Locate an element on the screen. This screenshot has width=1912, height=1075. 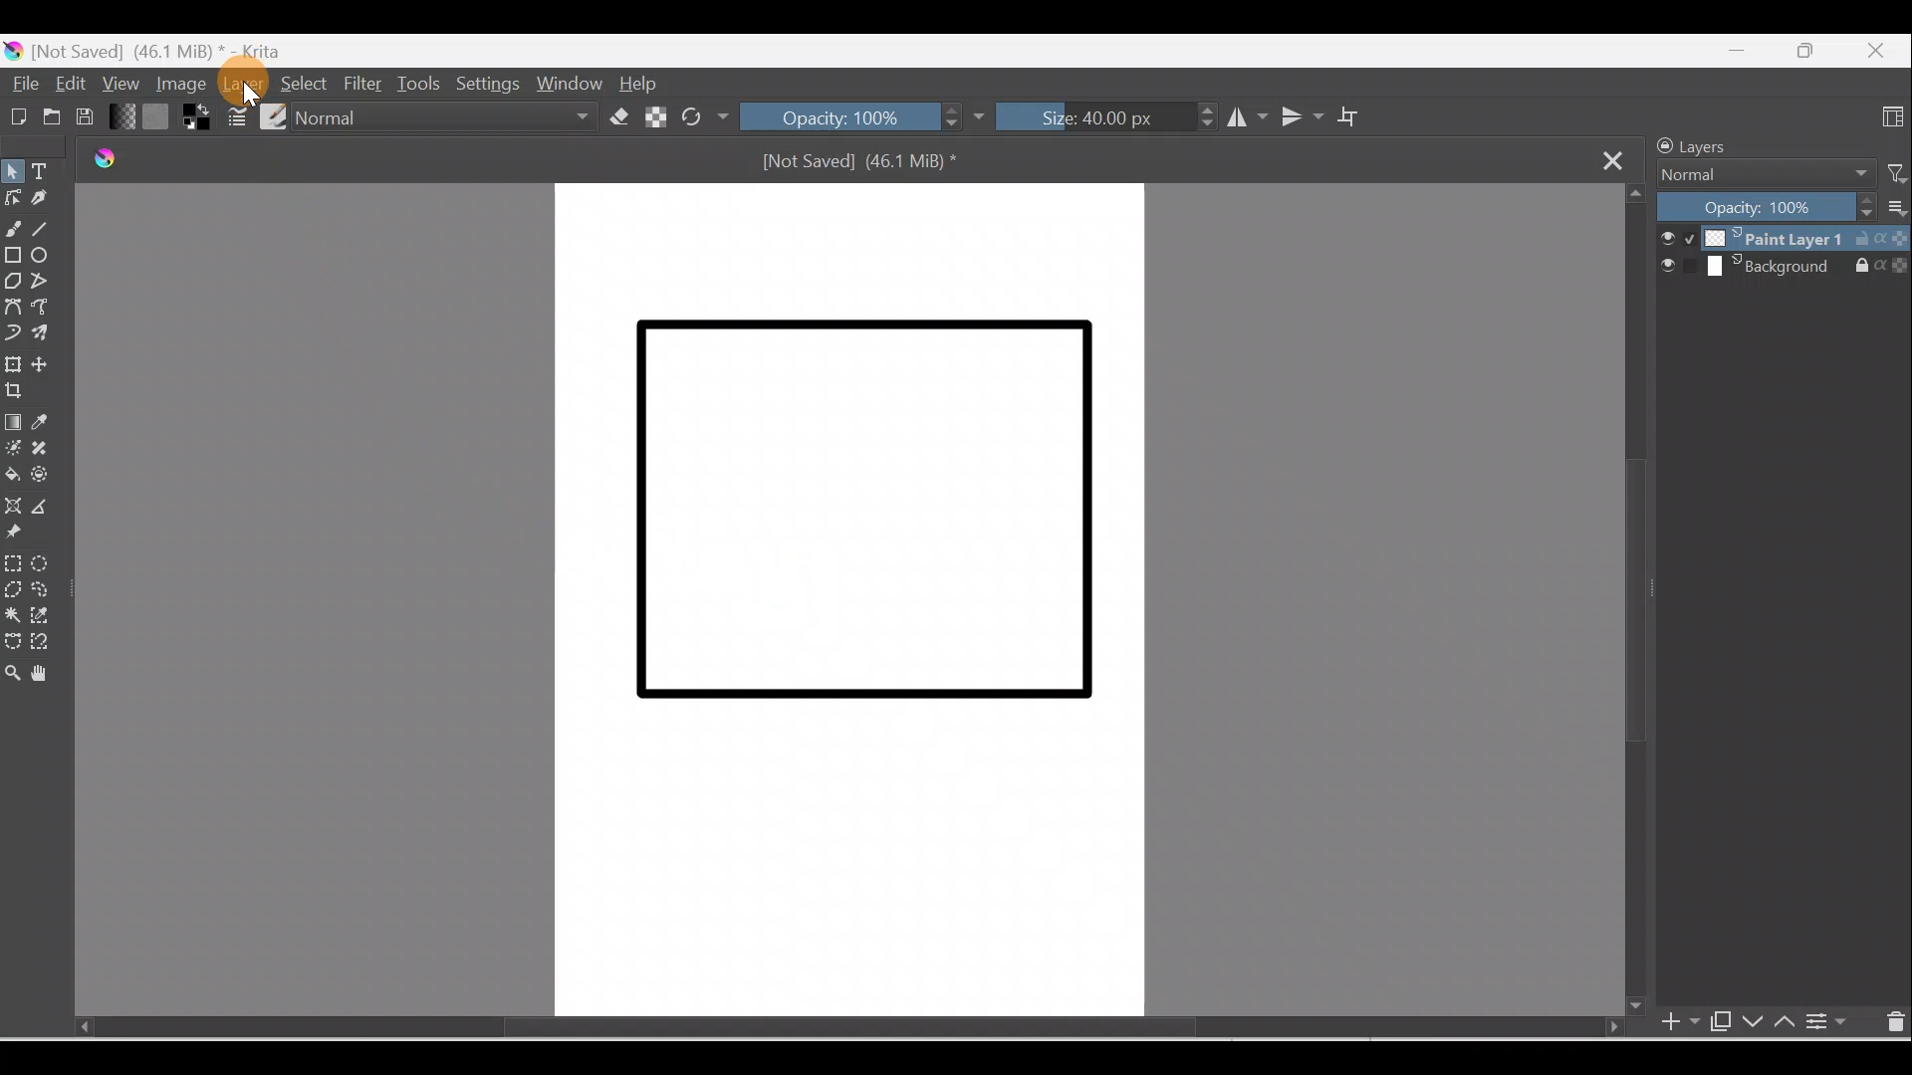
Fill patterns is located at coordinates (160, 119).